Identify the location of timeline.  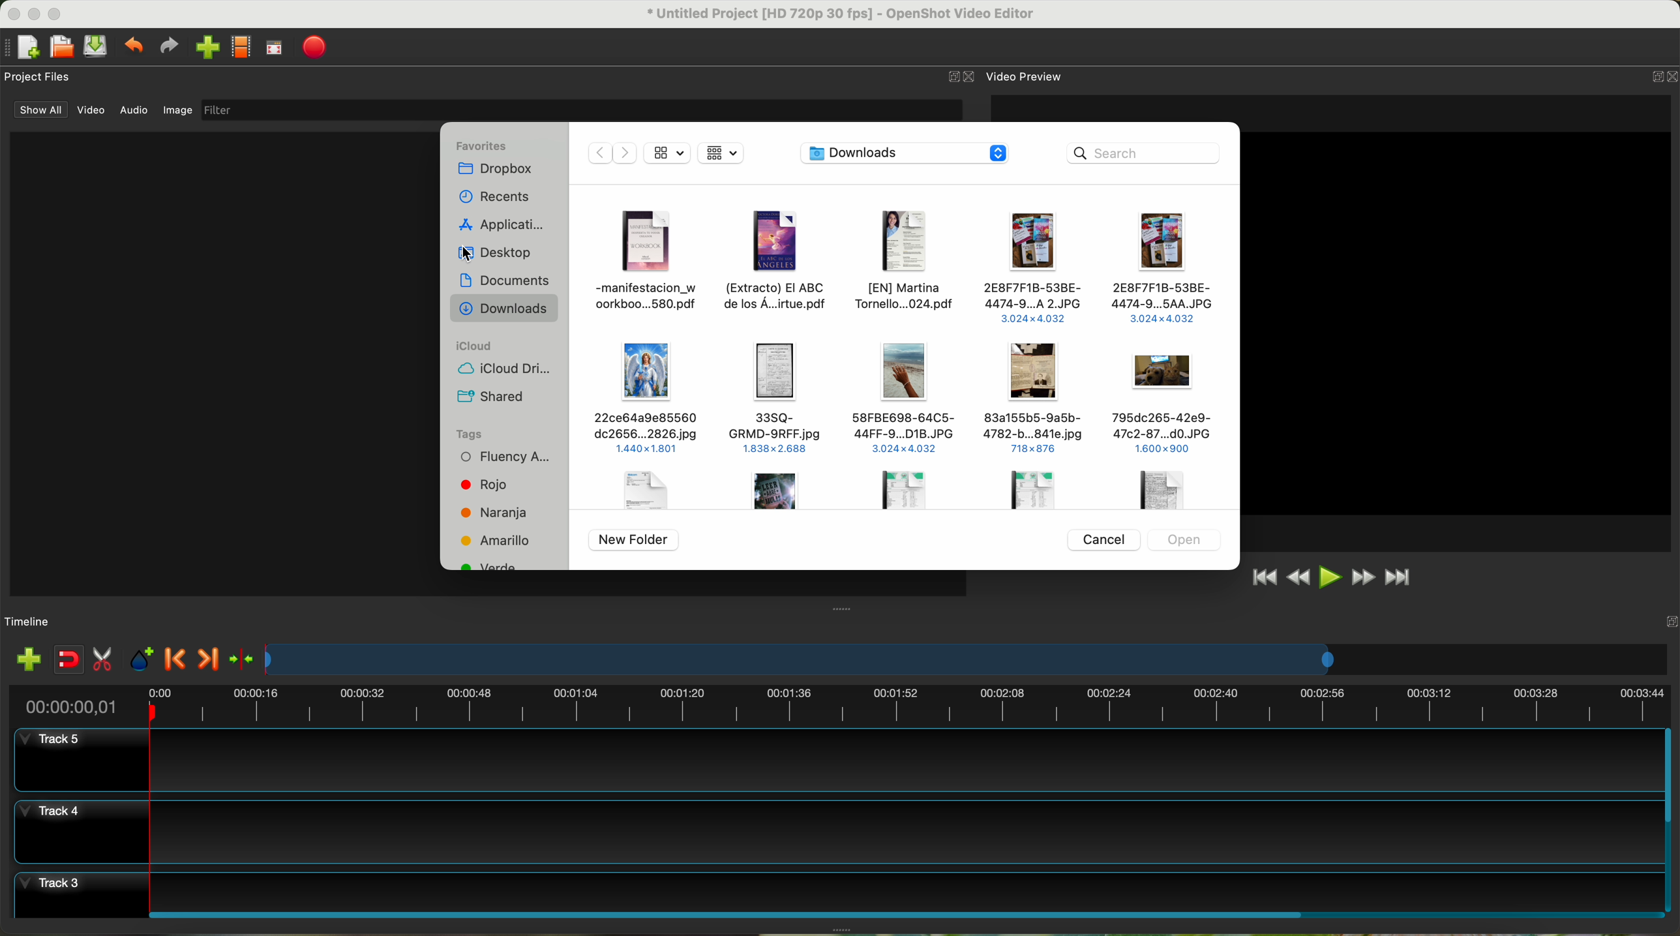
(28, 622).